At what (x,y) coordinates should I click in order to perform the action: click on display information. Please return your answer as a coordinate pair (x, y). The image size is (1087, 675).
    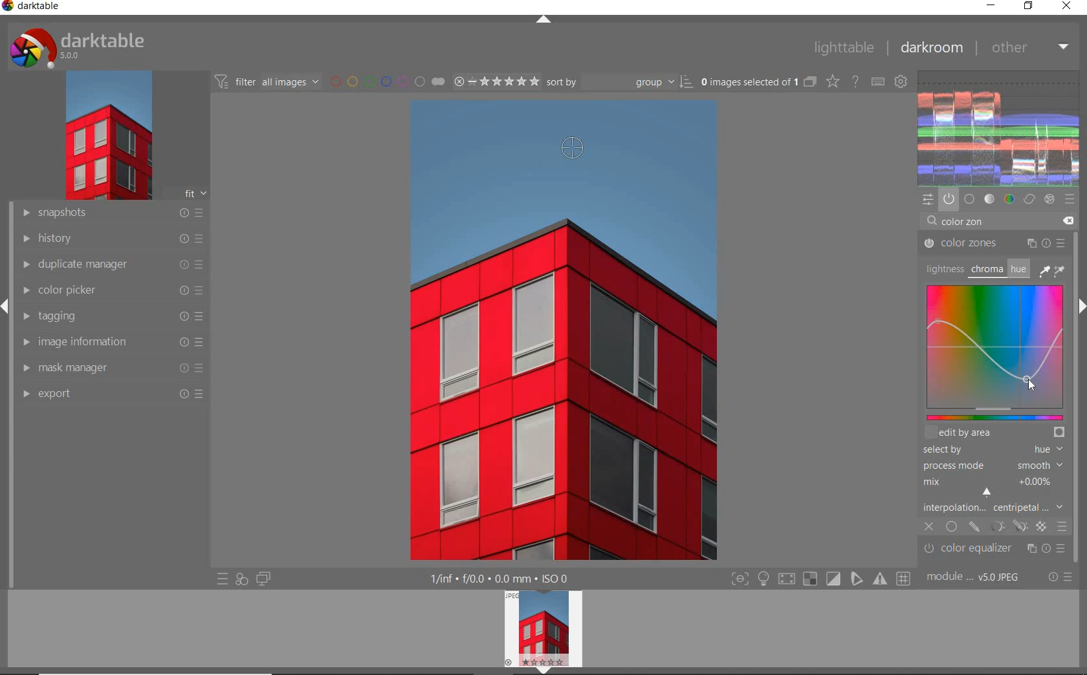
    Looking at the image, I should click on (500, 579).